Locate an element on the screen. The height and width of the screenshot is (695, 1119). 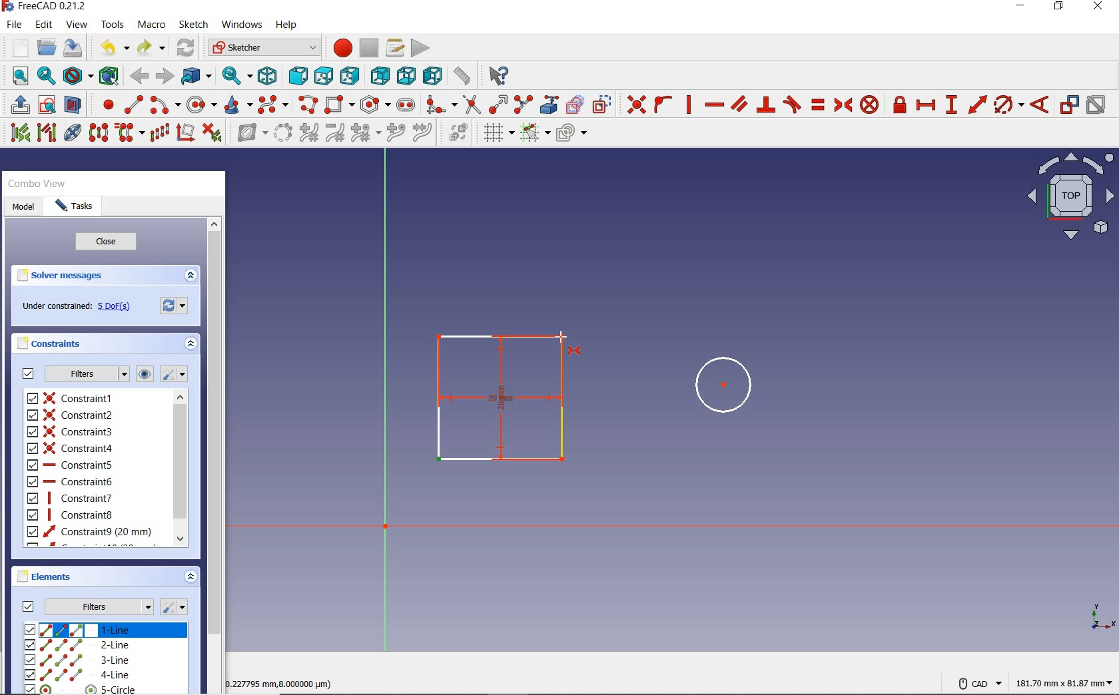
Scroll down is located at coordinates (180, 536).